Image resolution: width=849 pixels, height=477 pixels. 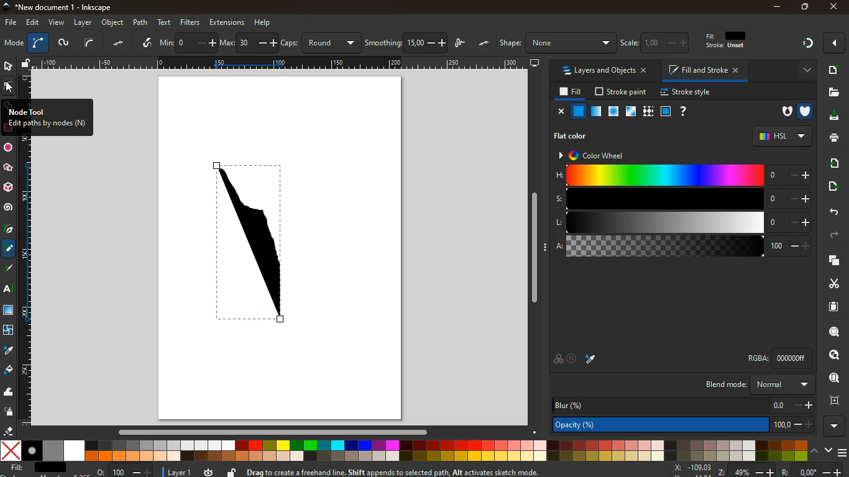 What do you see at coordinates (9, 248) in the screenshot?
I see `pencil took` at bounding box center [9, 248].